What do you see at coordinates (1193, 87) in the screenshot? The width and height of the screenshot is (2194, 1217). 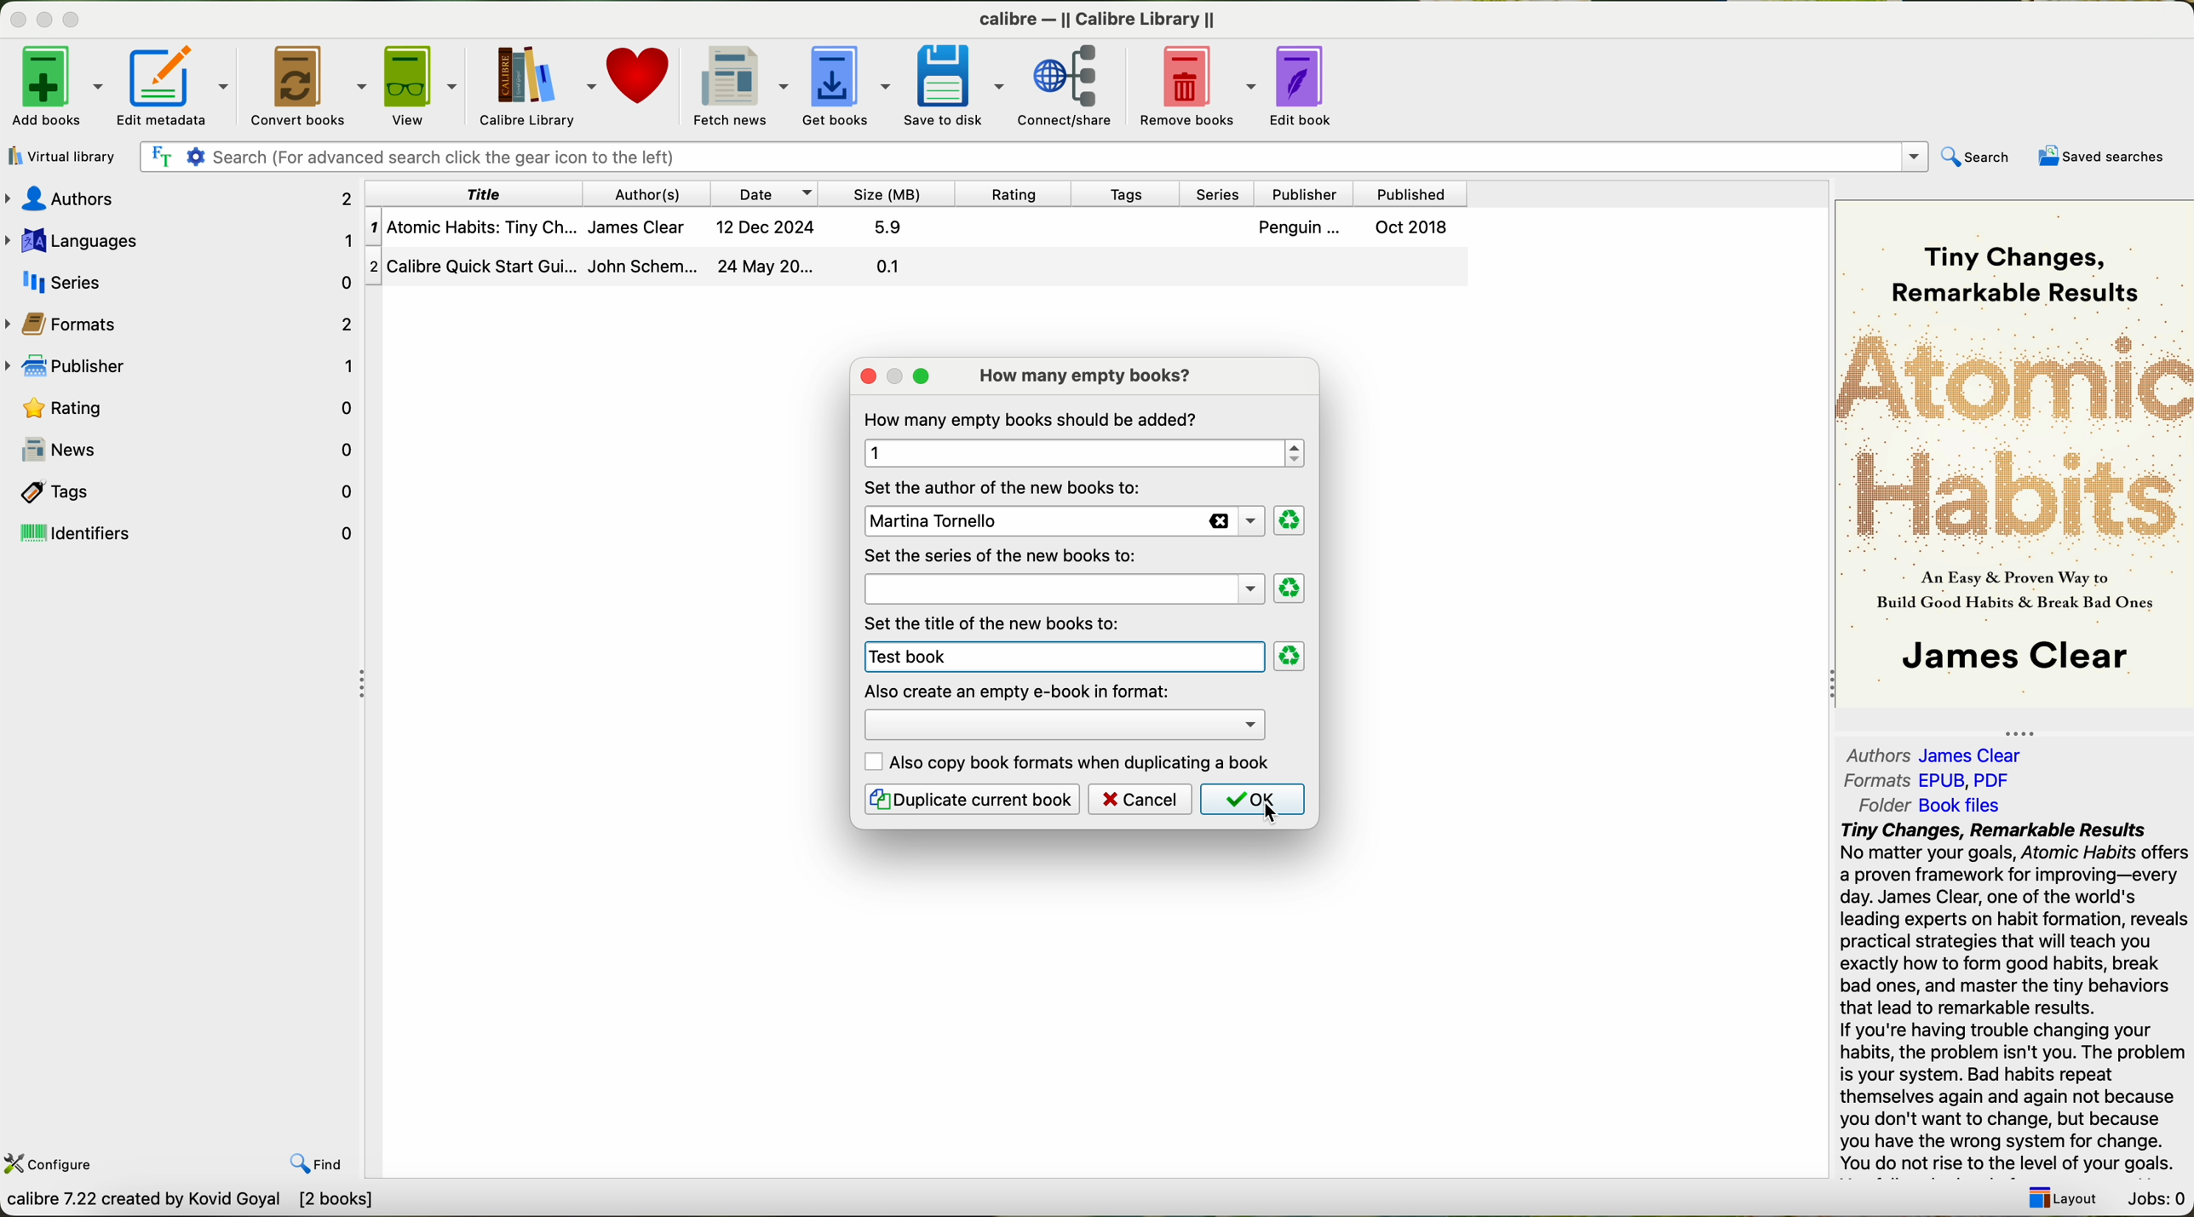 I see `remove books` at bounding box center [1193, 87].